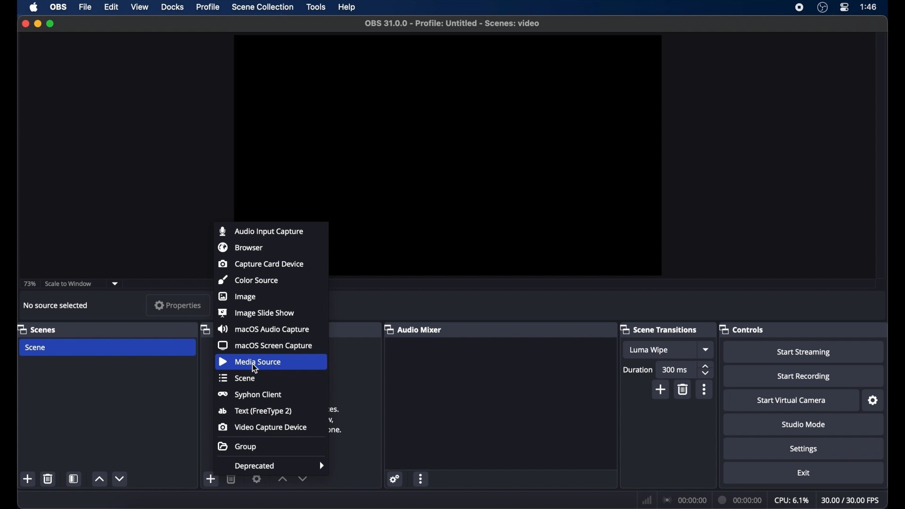  Describe the element at coordinates (59, 7) in the screenshot. I see `obs` at that location.